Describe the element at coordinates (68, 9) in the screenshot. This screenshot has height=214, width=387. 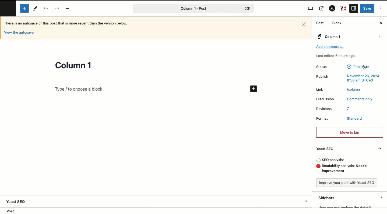
I see `Document overview` at that location.